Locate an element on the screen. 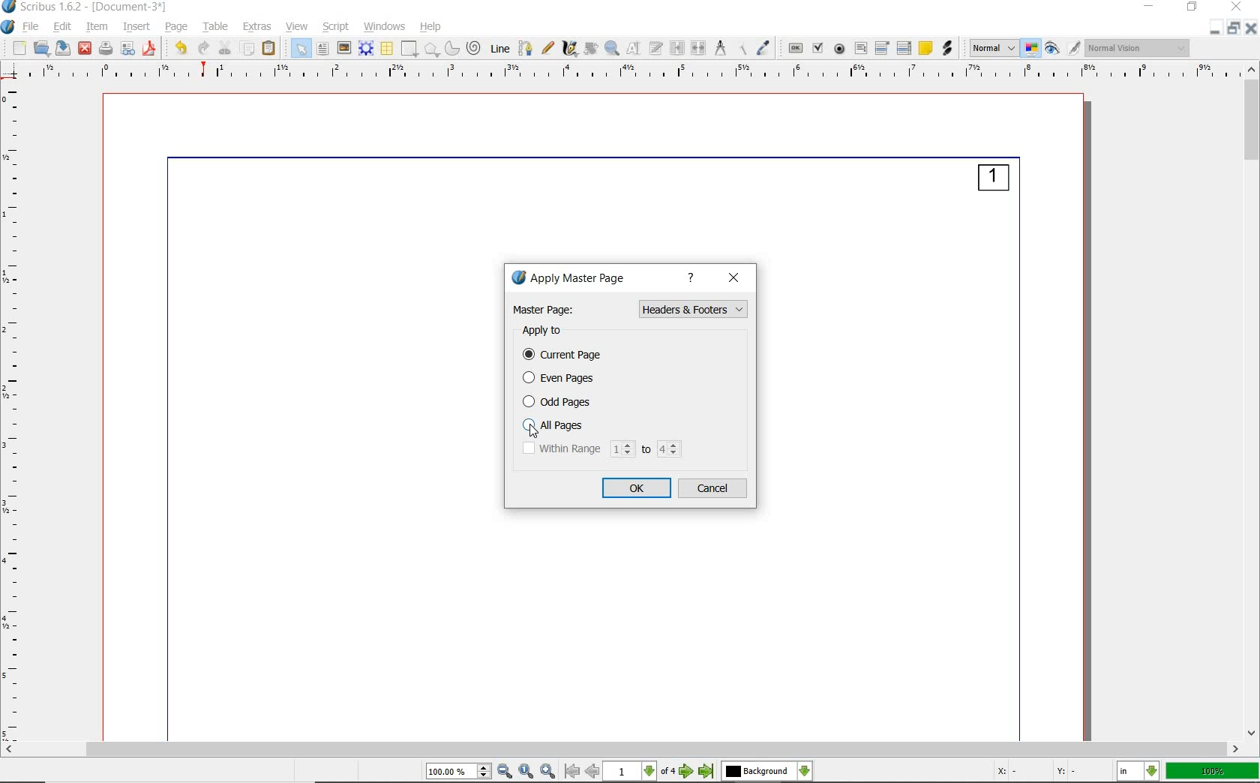  all pages is located at coordinates (560, 425).